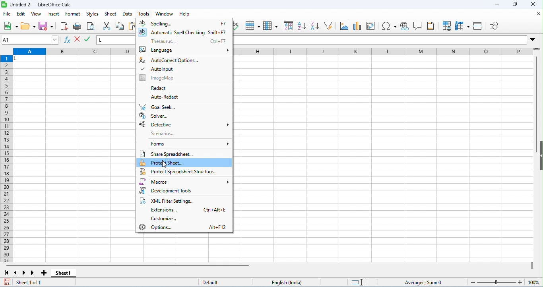 The image size is (543, 287). Describe the element at coordinates (185, 15) in the screenshot. I see `help` at that location.